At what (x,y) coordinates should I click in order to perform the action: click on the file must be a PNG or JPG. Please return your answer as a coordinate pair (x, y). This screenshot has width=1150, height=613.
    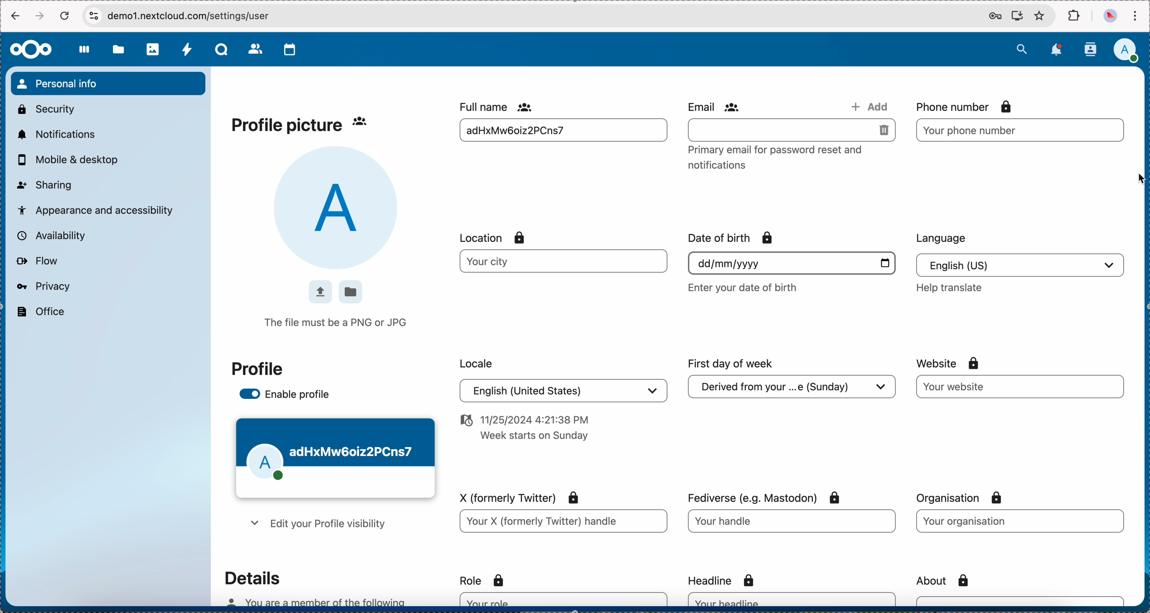
    Looking at the image, I should click on (338, 323).